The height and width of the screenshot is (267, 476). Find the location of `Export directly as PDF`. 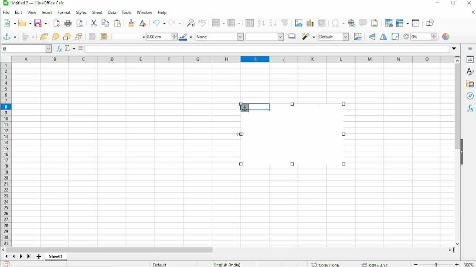

Export directly as PDF is located at coordinates (56, 23).